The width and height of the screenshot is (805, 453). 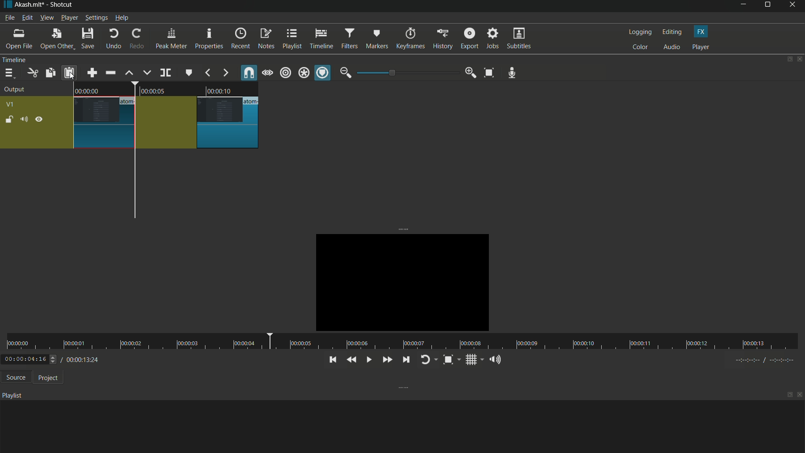 I want to click on 0:00:02:02 , so click(x=30, y=359).